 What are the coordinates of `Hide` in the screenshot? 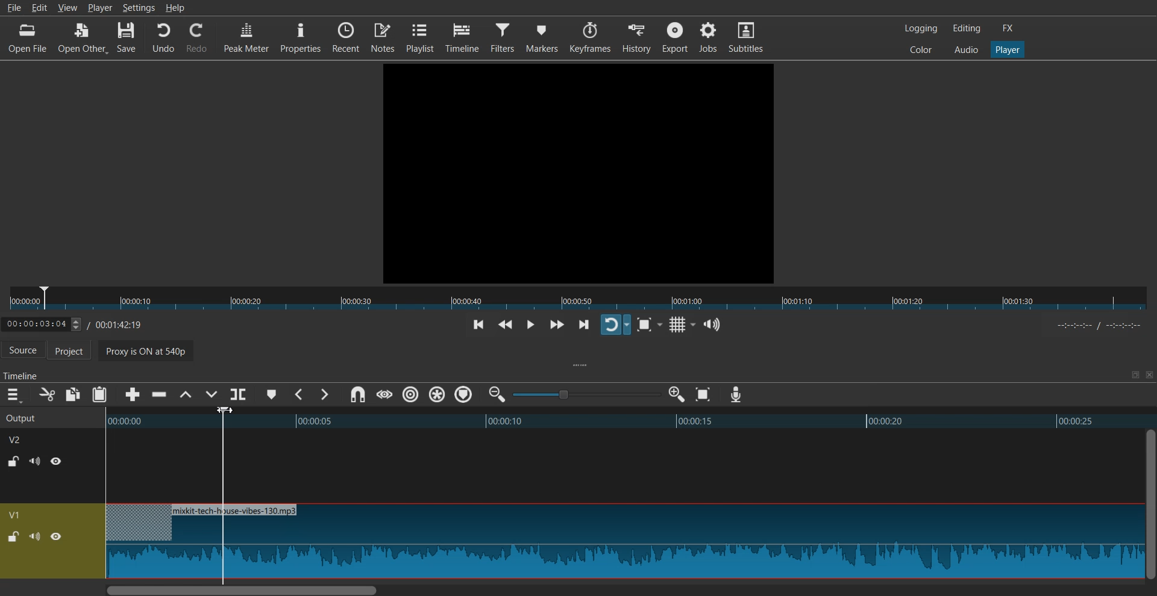 It's located at (56, 536).